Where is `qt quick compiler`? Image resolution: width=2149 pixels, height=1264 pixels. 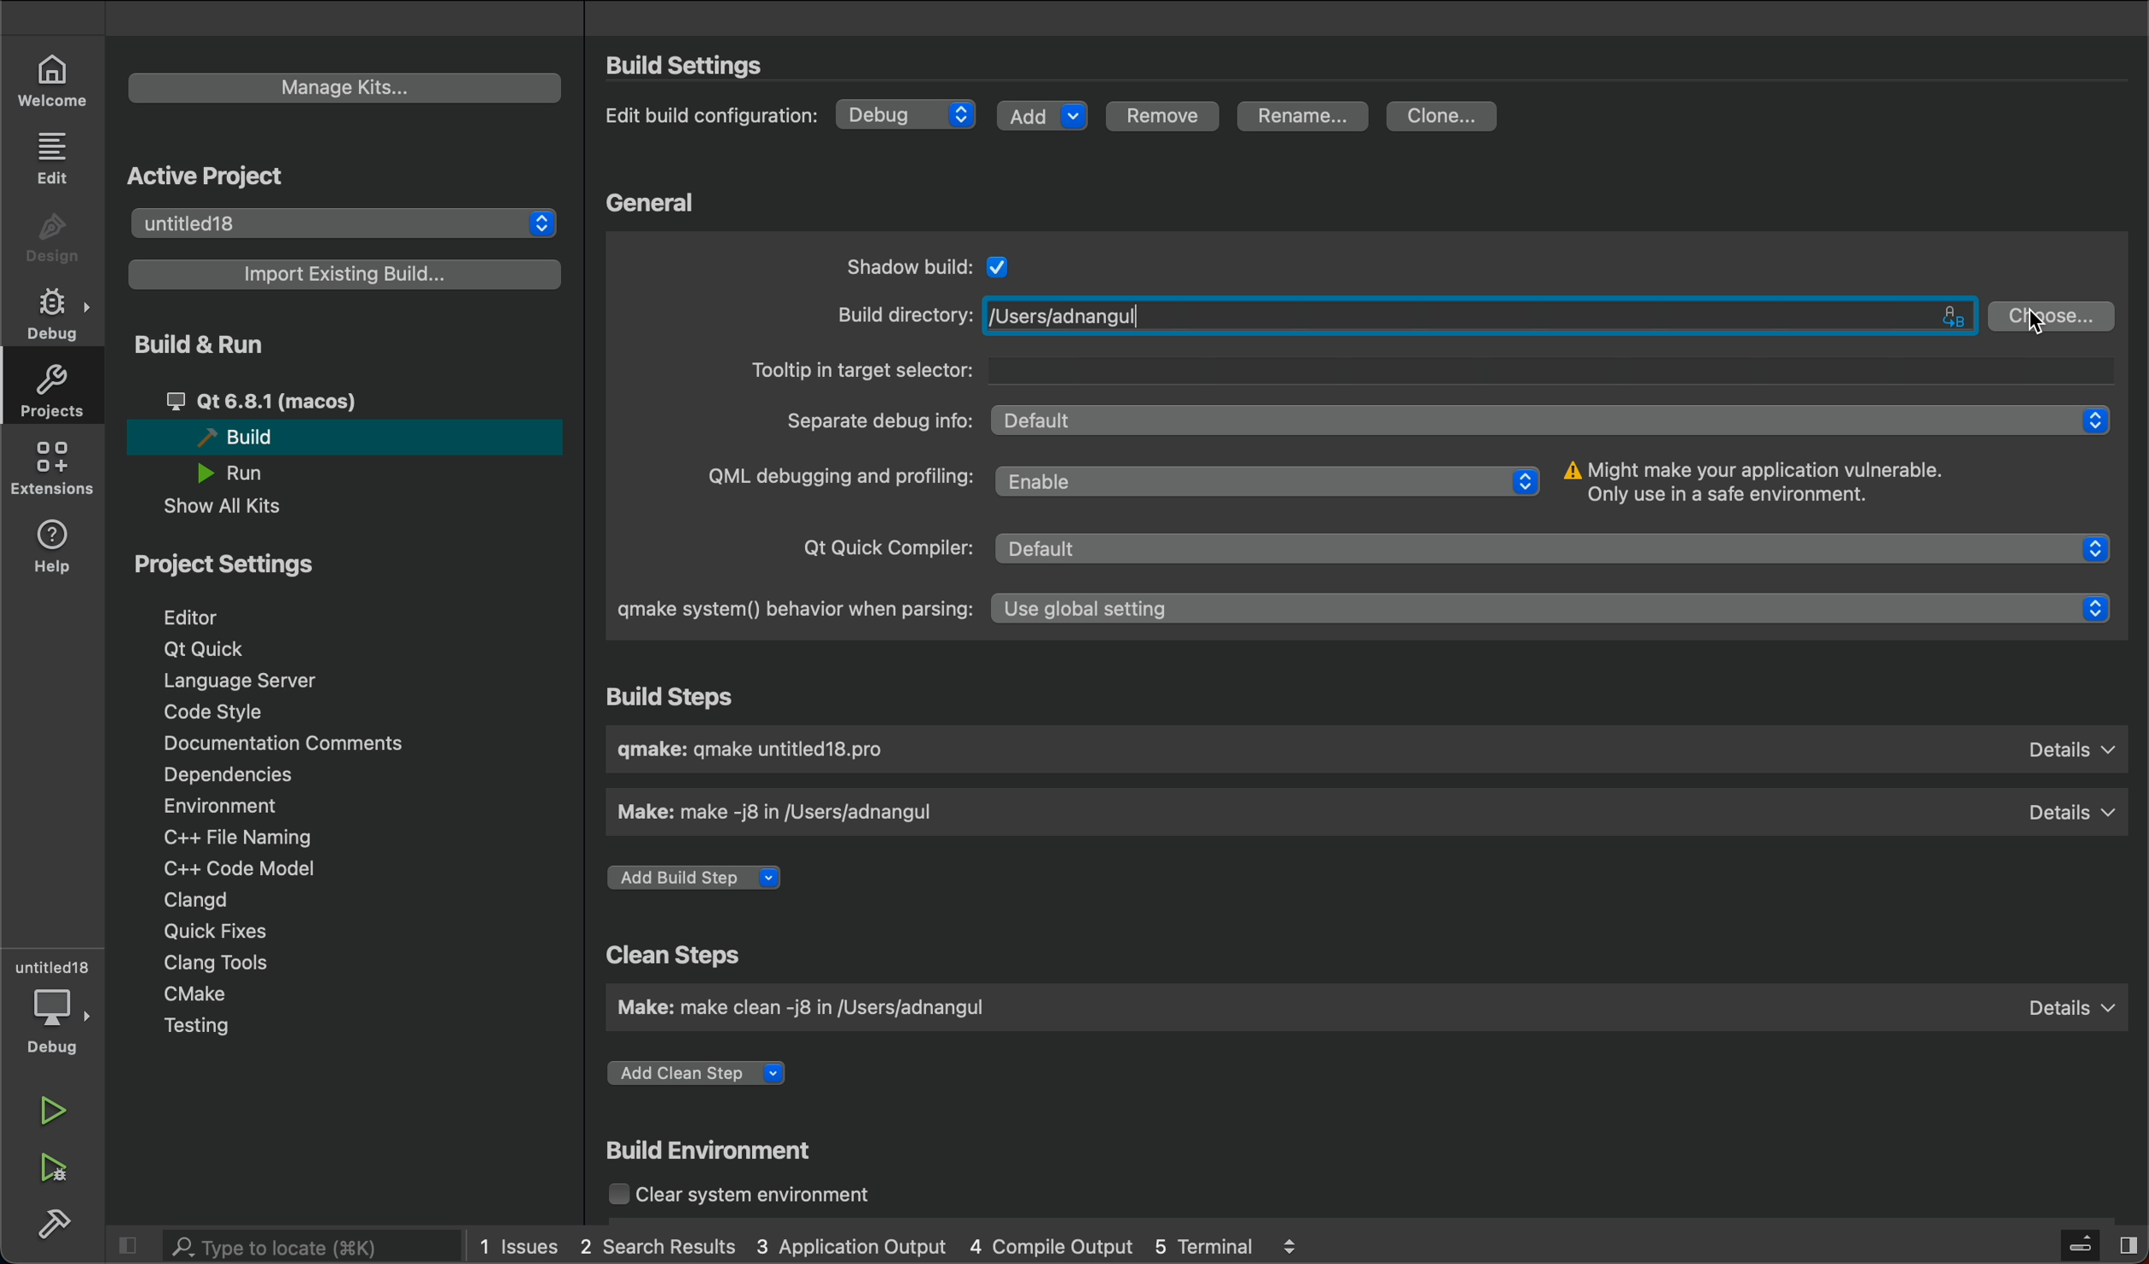
qt quick compiler is located at coordinates (876, 551).